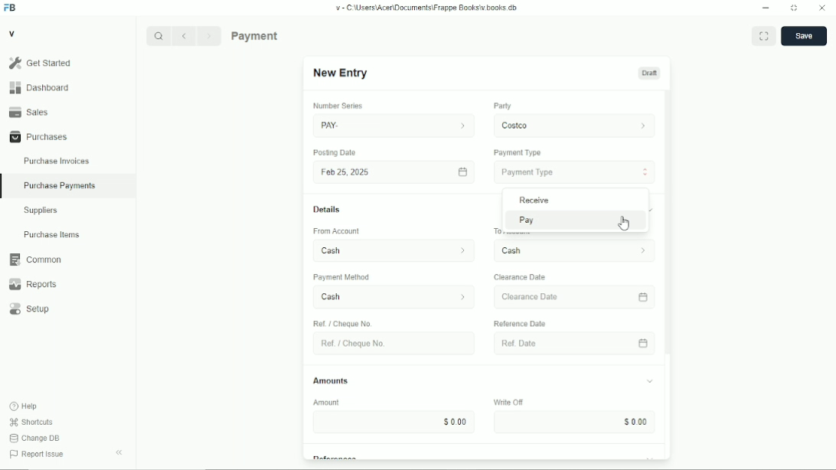 The width and height of the screenshot is (836, 470). I want to click on Next, so click(210, 36).